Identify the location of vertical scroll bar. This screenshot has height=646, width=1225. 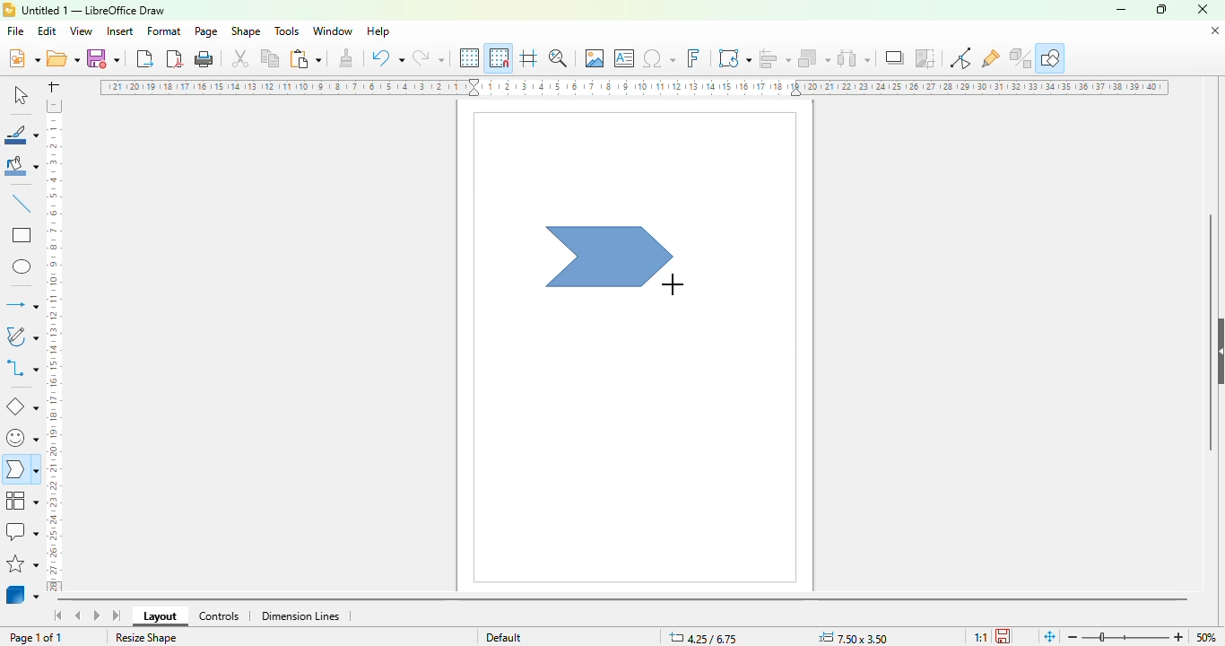
(1211, 333).